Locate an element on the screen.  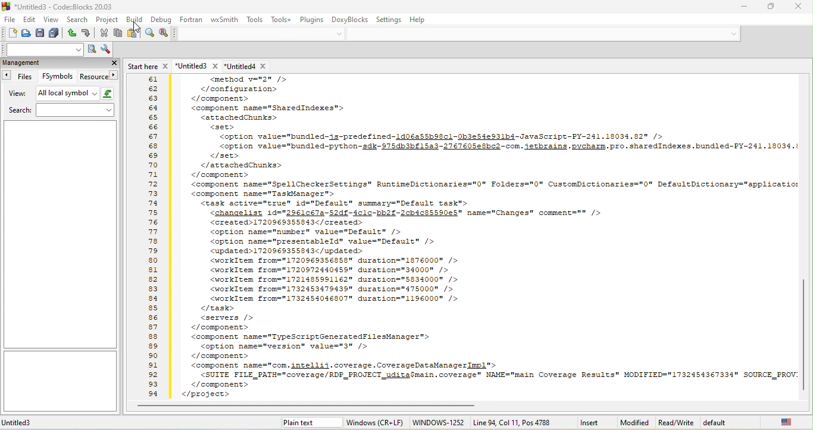
new is located at coordinates (10, 33).